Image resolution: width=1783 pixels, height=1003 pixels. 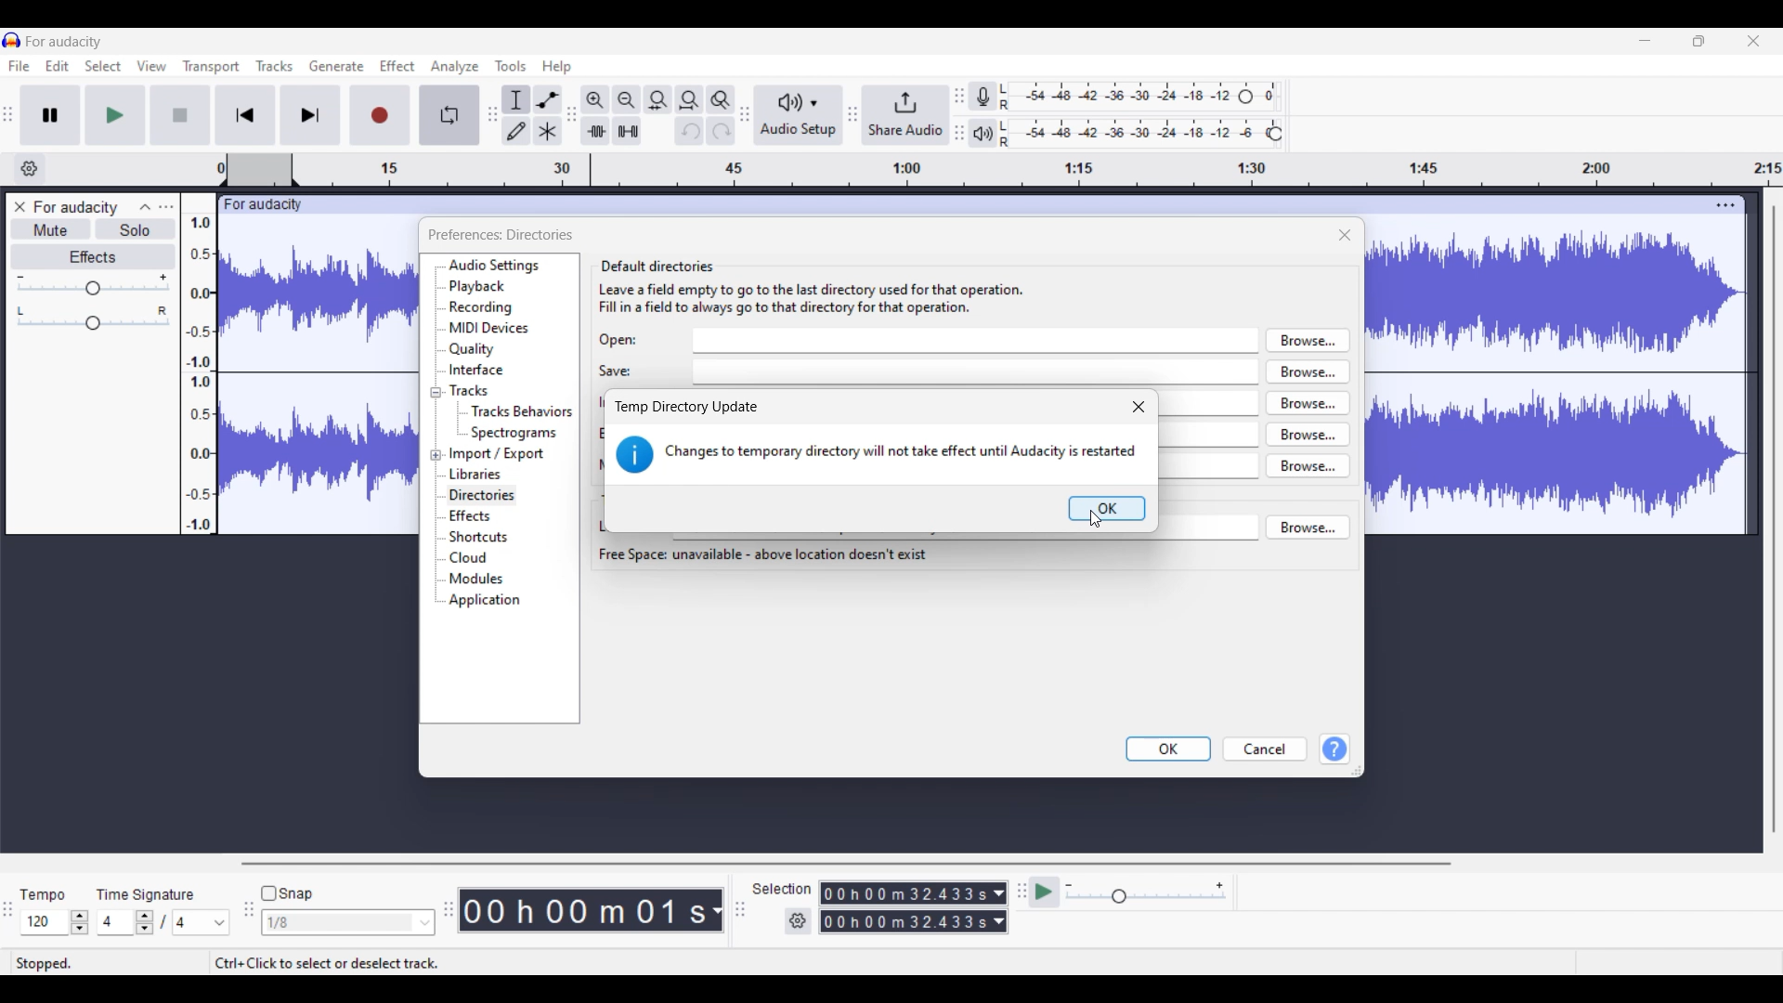 What do you see at coordinates (480, 307) in the screenshot?
I see `Recording` at bounding box center [480, 307].